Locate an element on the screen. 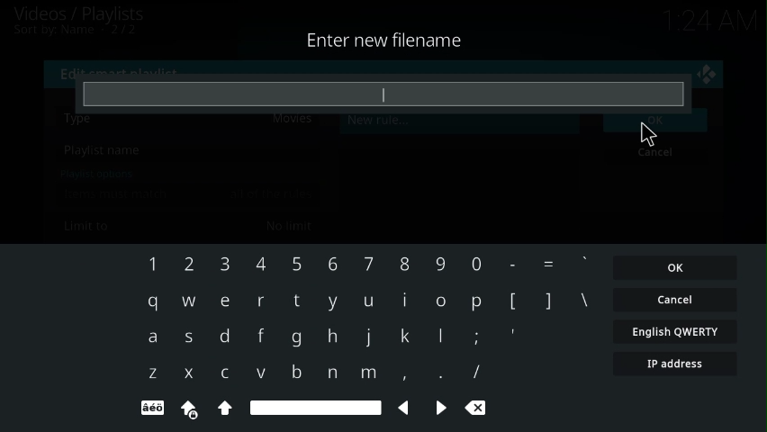 The height and width of the screenshot is (432, 767). playlist options is located at coordinates (98, 172).